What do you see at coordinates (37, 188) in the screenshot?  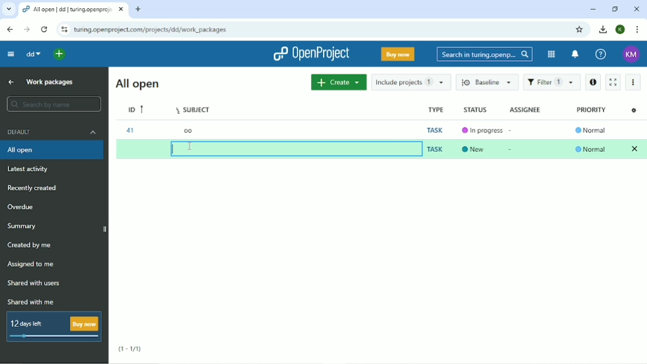 I see `Recently created` at bounding box center [37, 188].